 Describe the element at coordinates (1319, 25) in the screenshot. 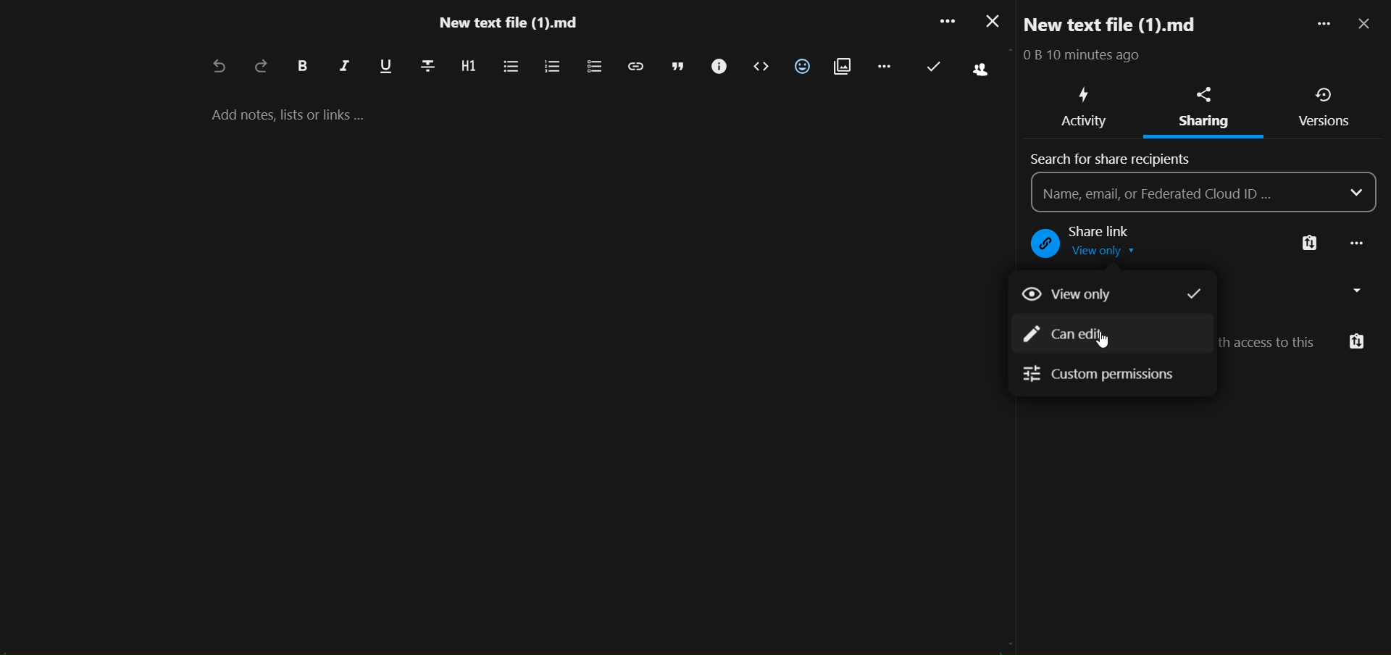

I see `more` at that location.